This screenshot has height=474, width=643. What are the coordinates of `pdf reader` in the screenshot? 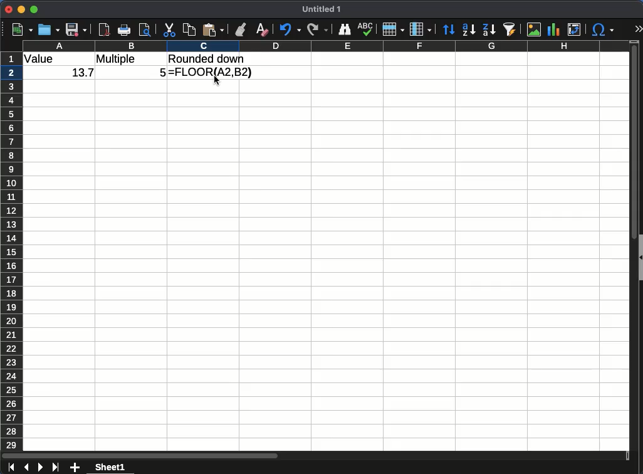 It's located at (104, 29).